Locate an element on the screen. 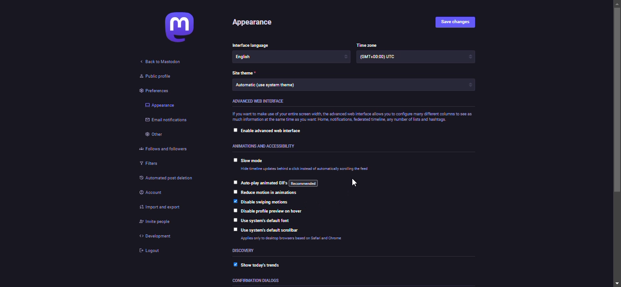 This screenshot has height=287, width=621. click to select is located at coordinates (234, 209).